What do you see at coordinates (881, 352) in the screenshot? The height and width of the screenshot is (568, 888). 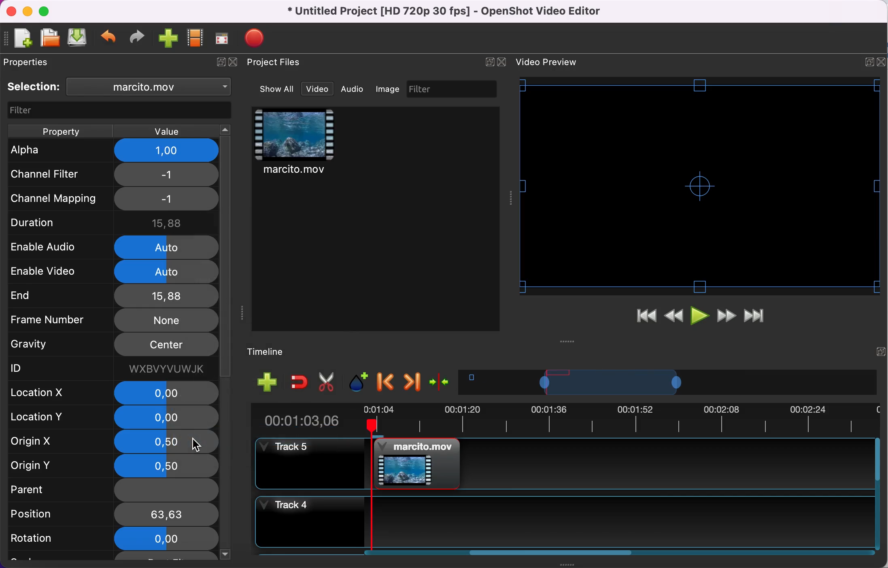 I see `Expand/Collapse` at bounding box center [881, 352].